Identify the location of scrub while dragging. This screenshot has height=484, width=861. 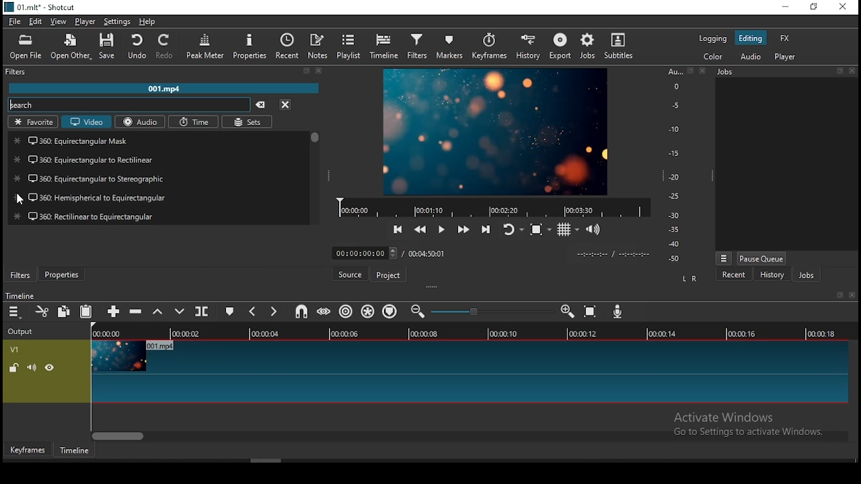
(325, 311).